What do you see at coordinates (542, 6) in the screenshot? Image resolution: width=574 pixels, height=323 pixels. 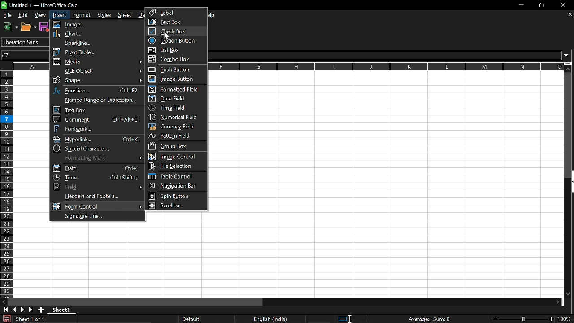 I see `Restore down` at bounding box center [542, 6].